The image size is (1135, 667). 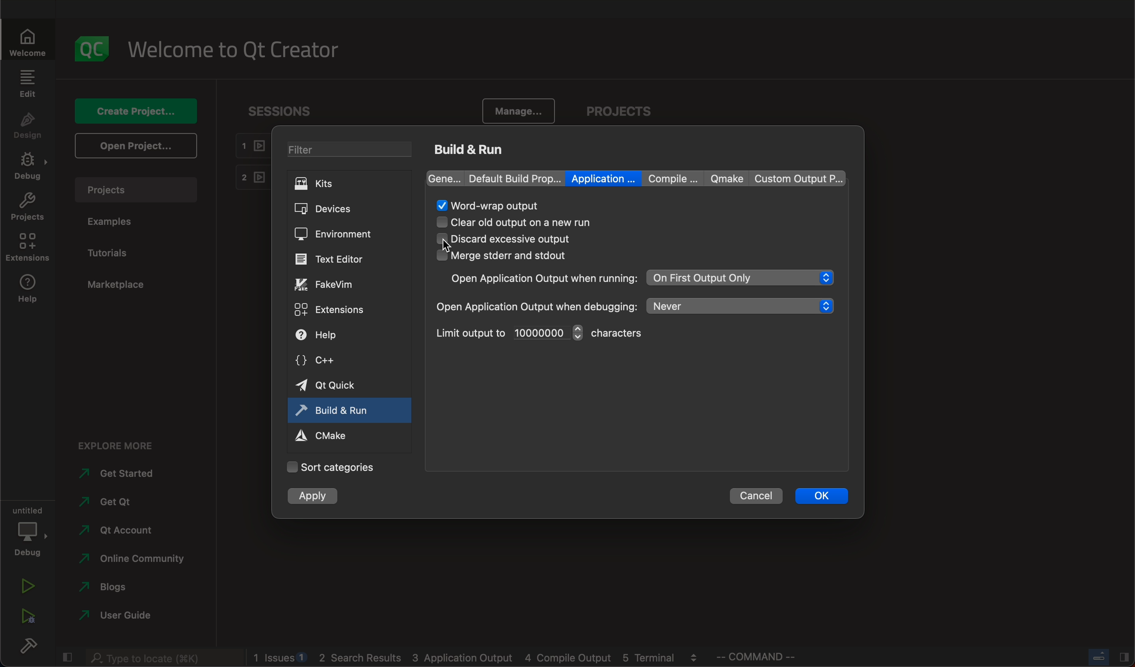 I want to click on ok, so click(x=821, y=496).